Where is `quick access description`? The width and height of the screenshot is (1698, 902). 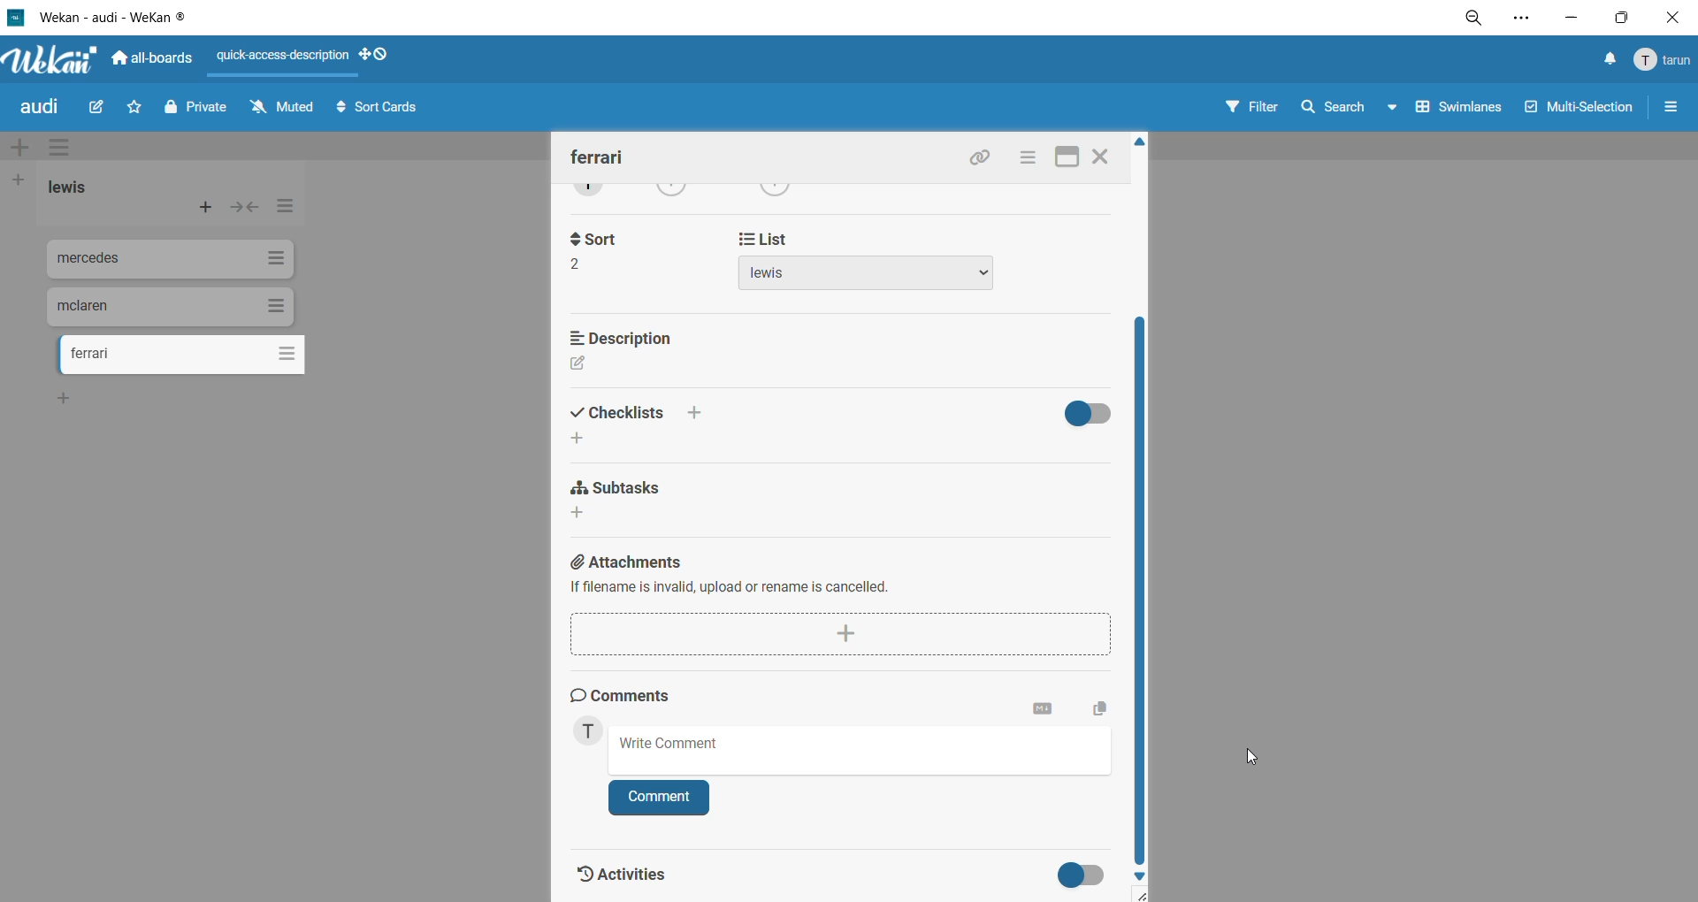
quick access description is located at coordinates (285, 58).